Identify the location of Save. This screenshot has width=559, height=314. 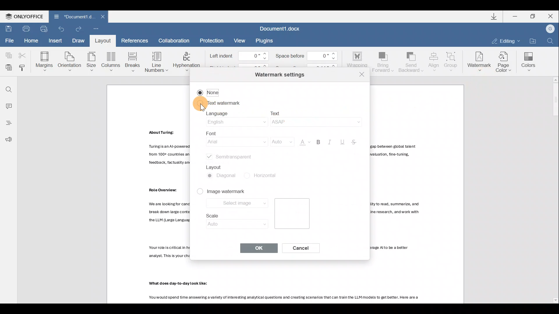
(8, 29).